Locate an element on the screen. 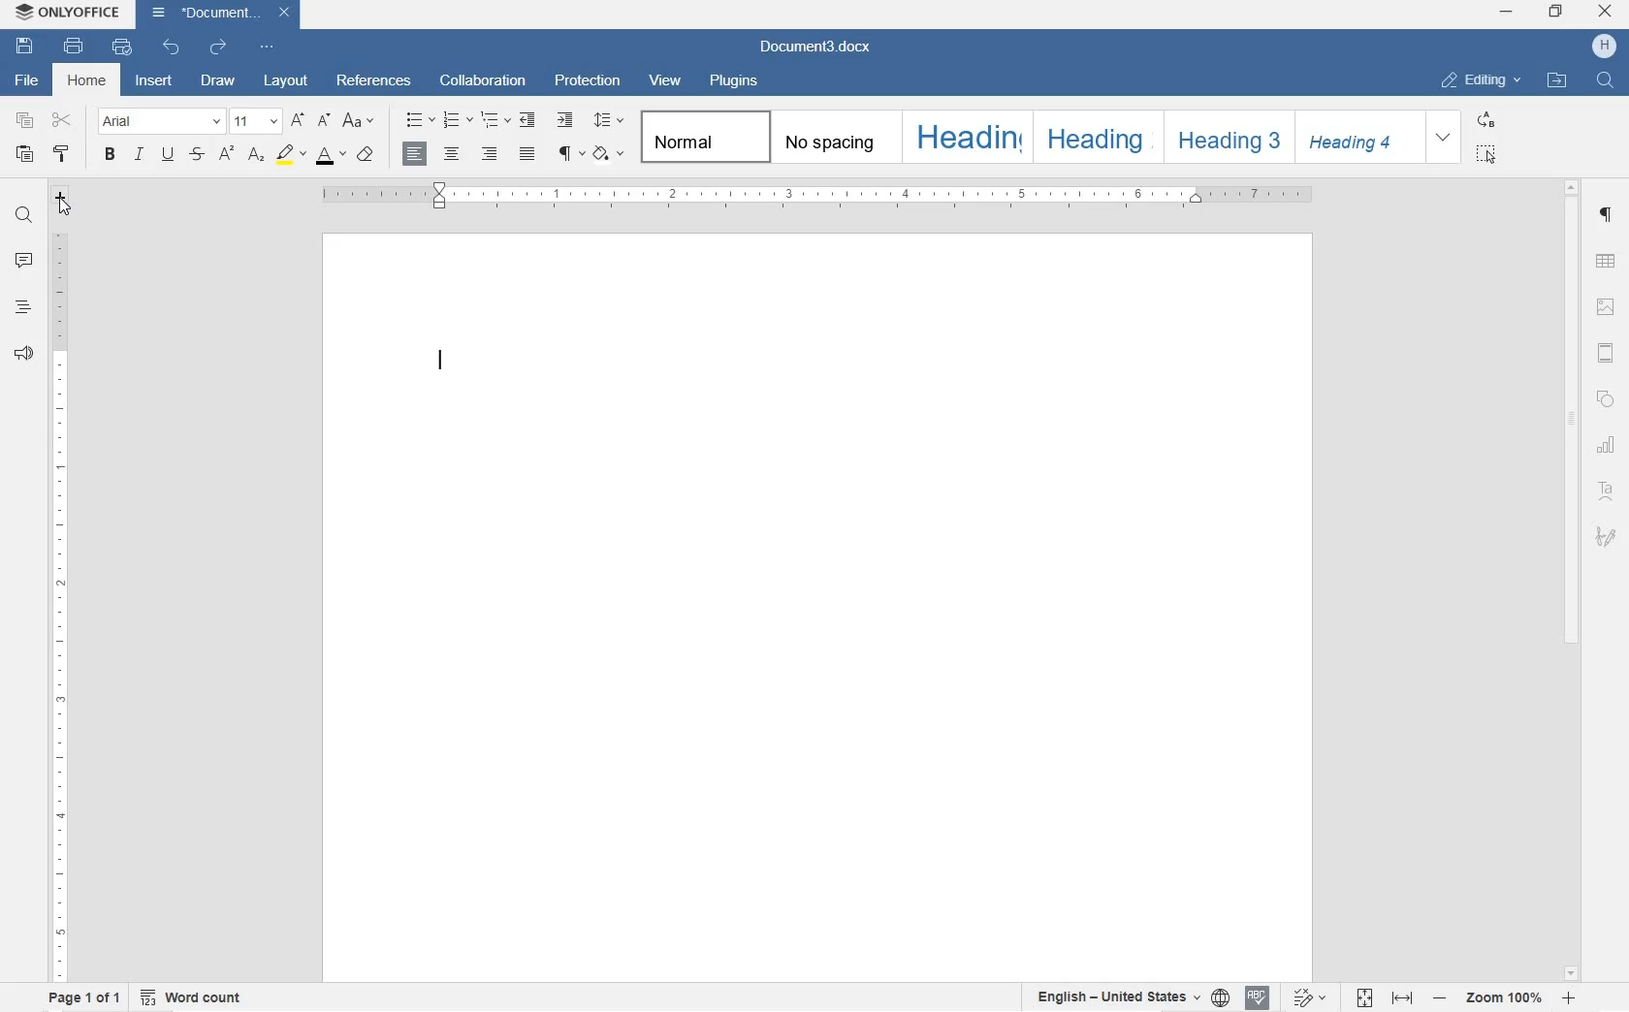 The image size is (1629, 1012). EDITING is located at coordinates (1480, 79).